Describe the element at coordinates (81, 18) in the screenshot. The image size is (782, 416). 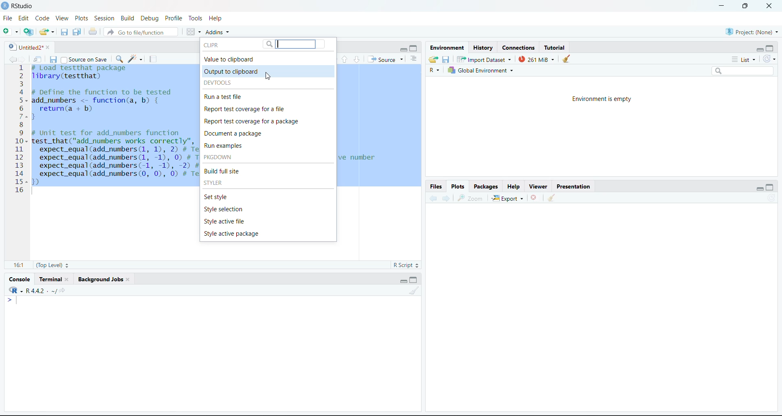
I see `Plots` at that location.